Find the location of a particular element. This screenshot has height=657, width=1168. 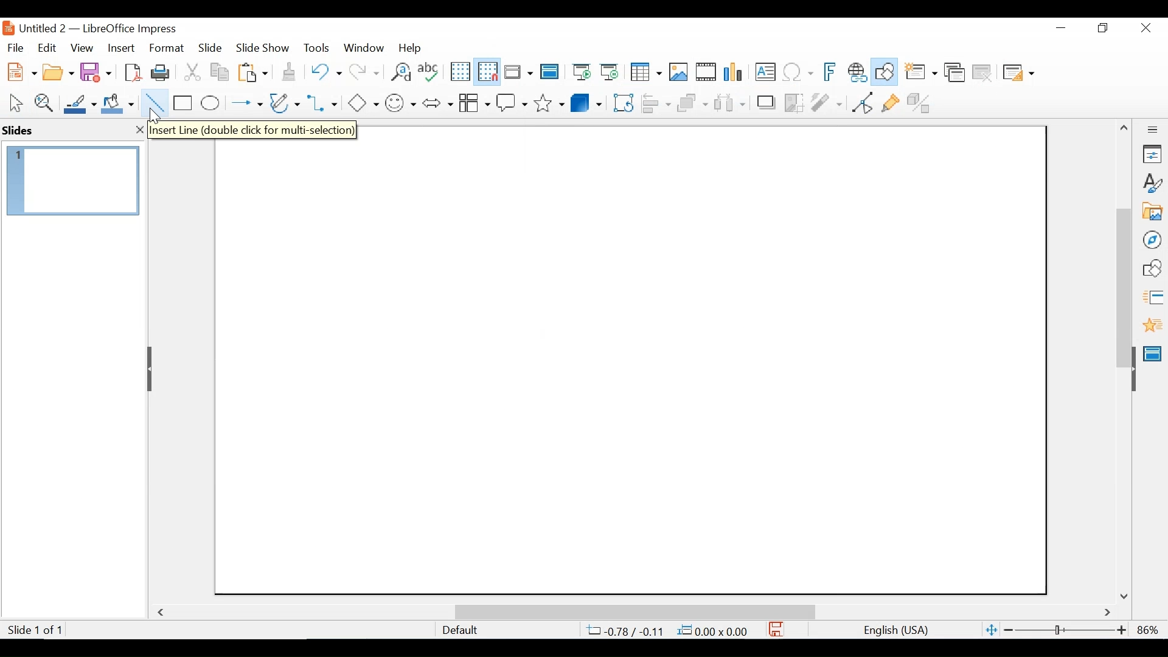

Filter Image is located at coordinates (826, 102).